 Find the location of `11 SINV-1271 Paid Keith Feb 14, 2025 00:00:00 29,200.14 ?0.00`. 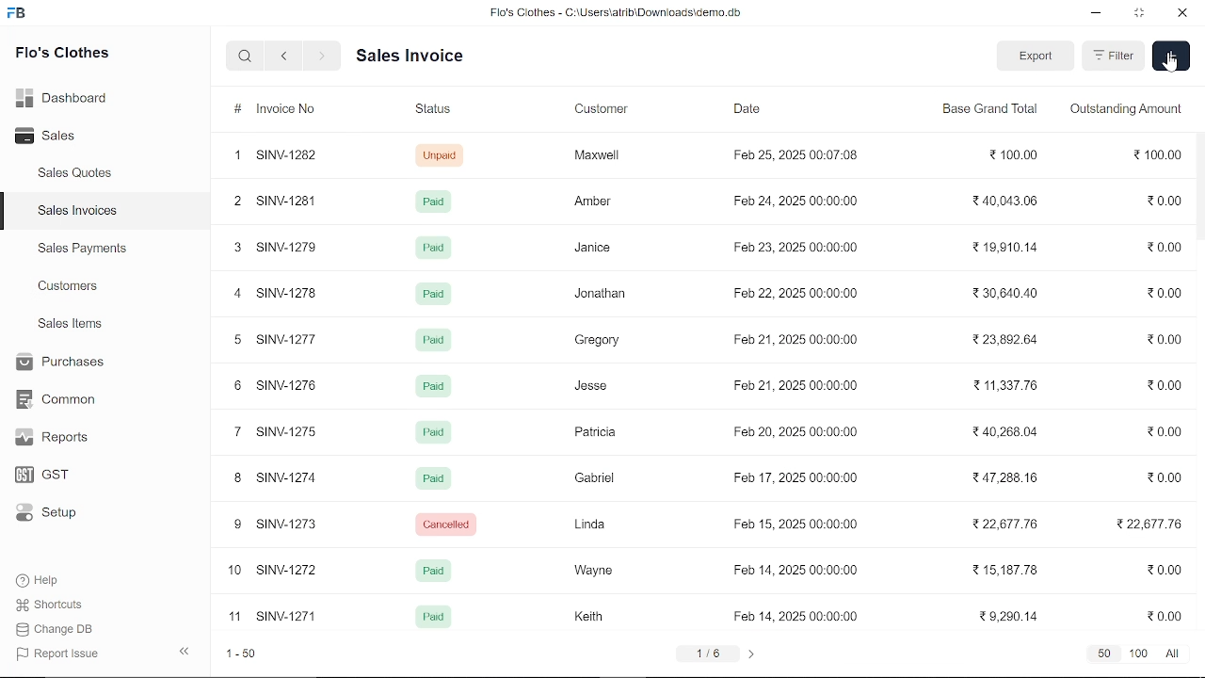

11 SINV-1271 Paid Keith Feb 14, 2025 00:00:00 29,200.14 ?0.00 is located at coordinates (706, 618).